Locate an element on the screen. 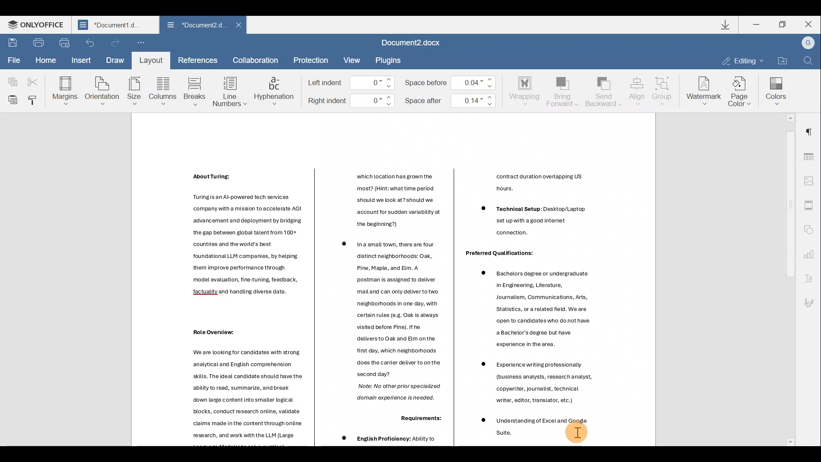   is located at coordinates (388, 323).